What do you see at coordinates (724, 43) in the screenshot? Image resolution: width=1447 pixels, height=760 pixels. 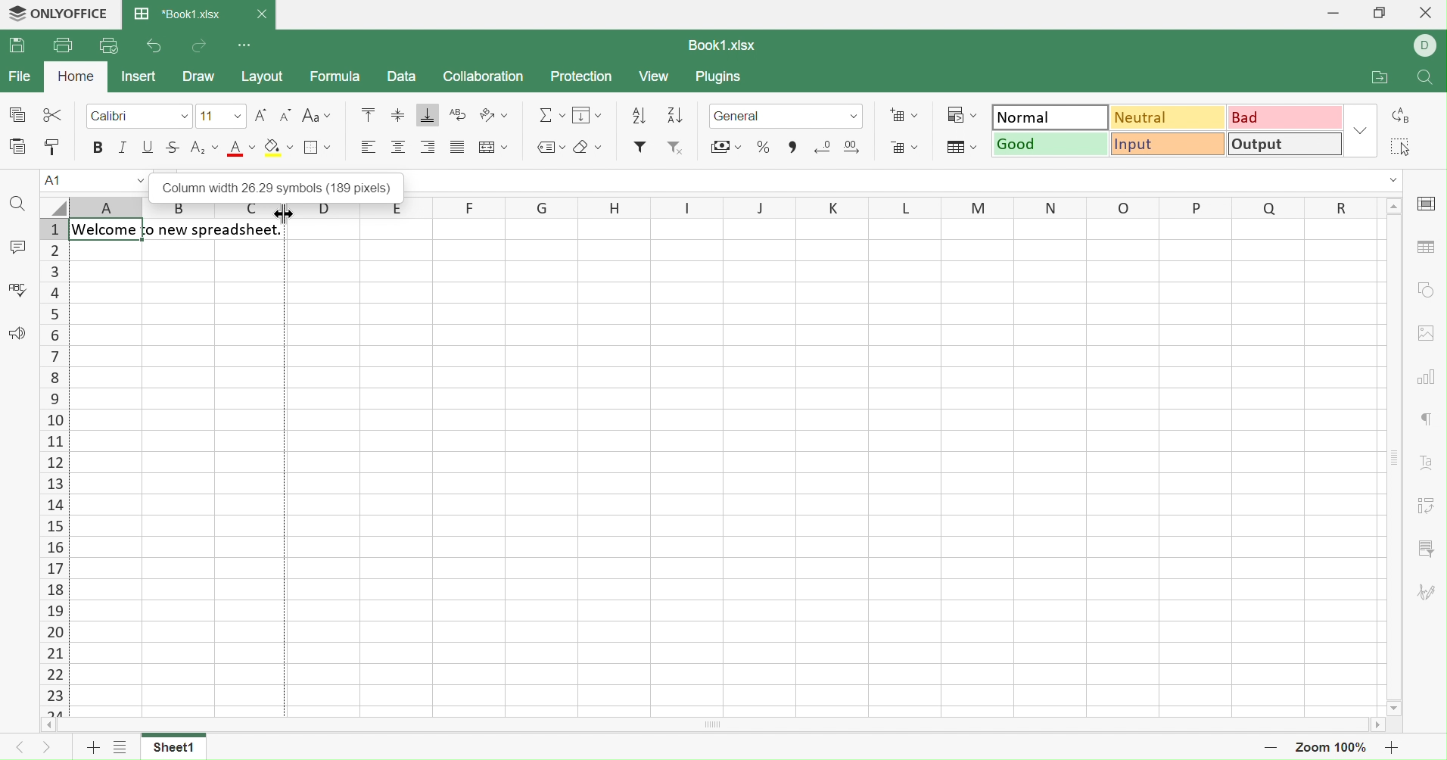 I see `Book1.xlsx` at bounding box center [724, 43].